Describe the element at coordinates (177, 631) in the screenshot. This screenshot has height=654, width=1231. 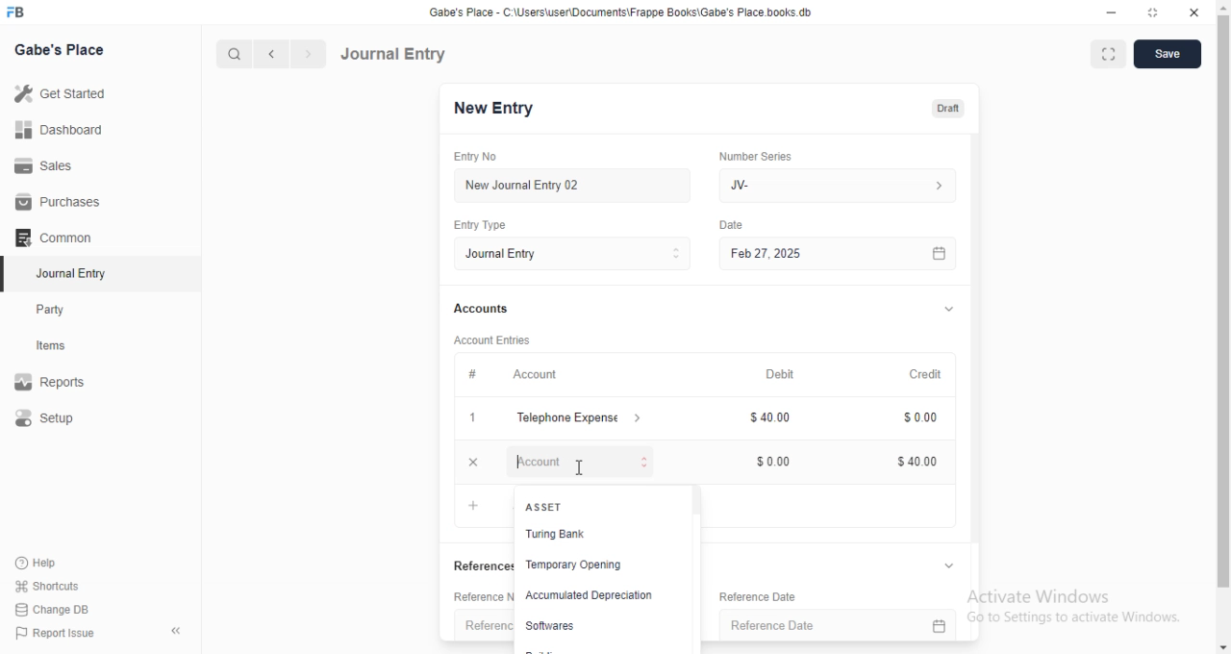
I see `Collapse` at that location.